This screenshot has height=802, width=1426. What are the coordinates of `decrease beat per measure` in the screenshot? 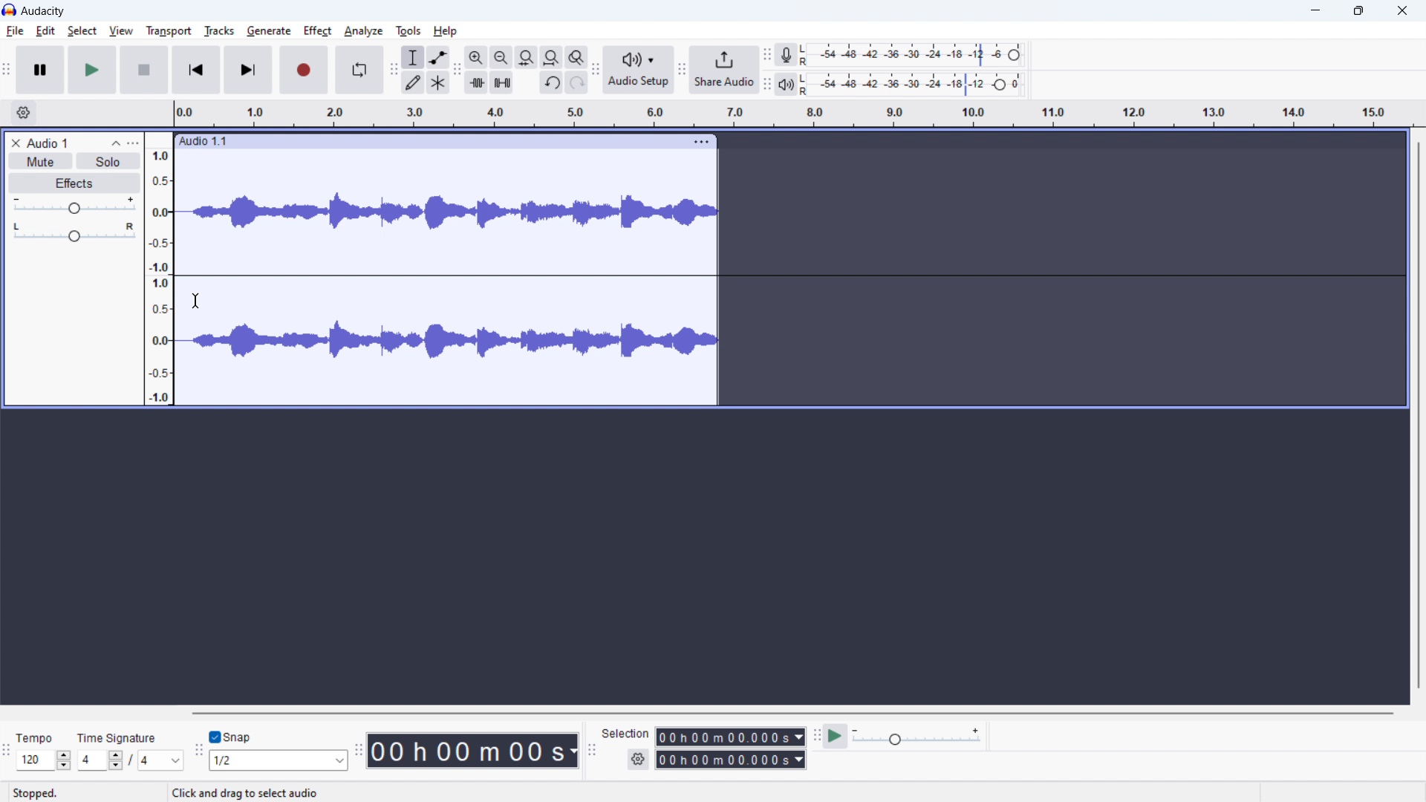 It's located at (116, 766).